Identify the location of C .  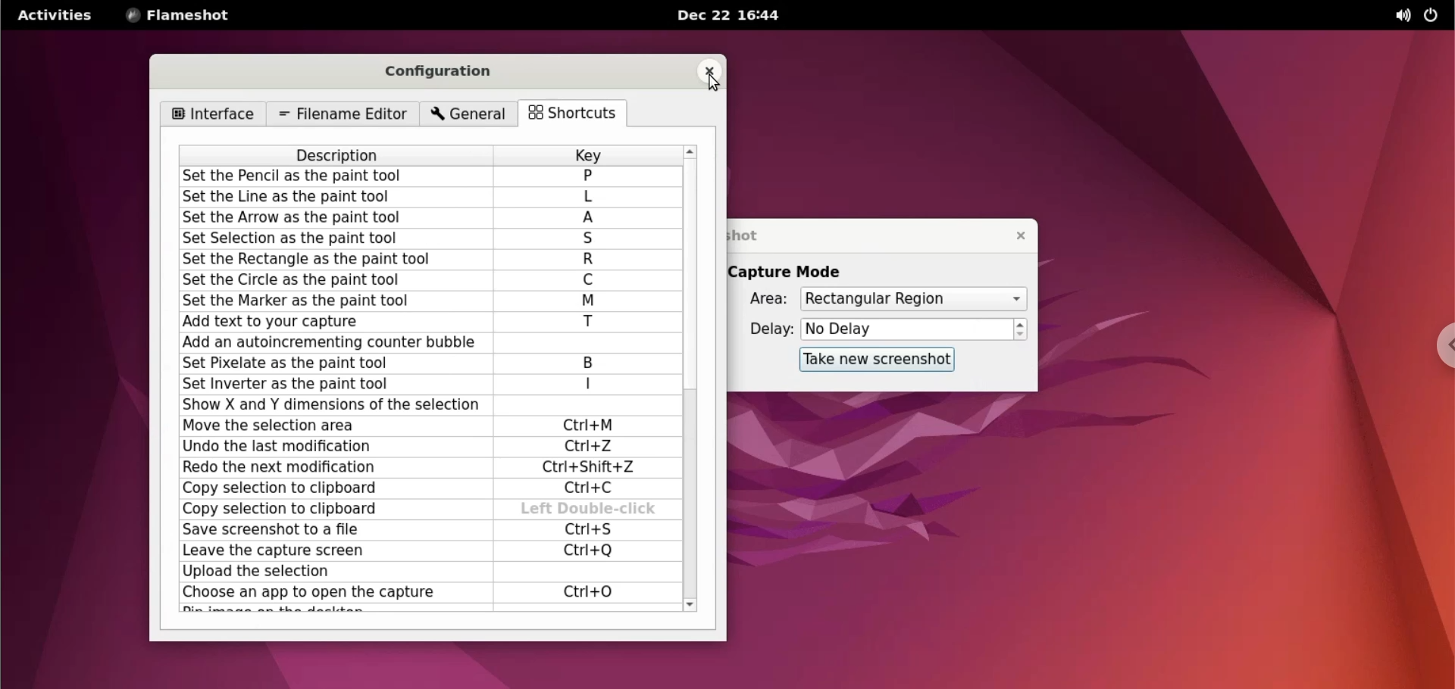
(589, 280).